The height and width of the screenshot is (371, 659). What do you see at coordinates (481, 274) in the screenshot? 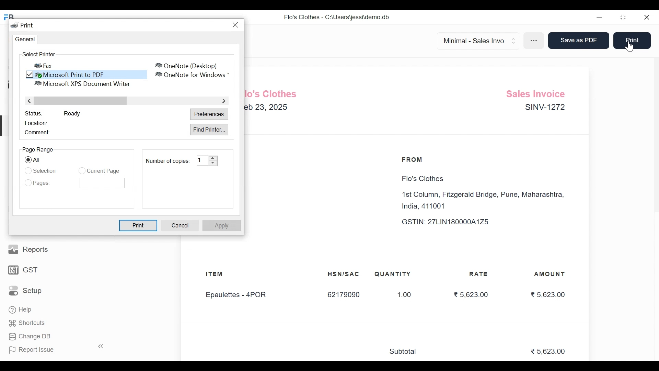
I see `RATE` at bounding box center [481, 274].